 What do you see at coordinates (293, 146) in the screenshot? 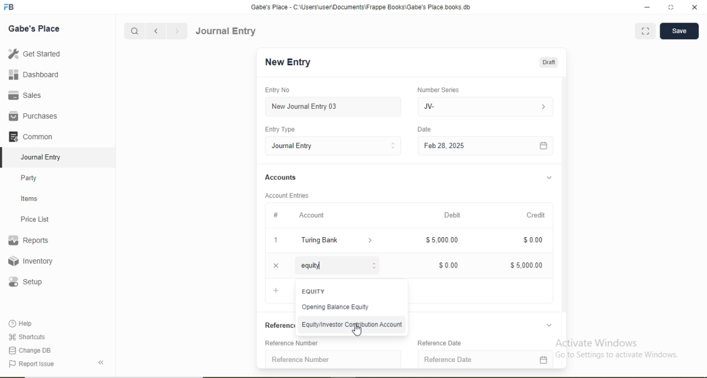
I see `Journal Entry` at bounding box center [293, 146].